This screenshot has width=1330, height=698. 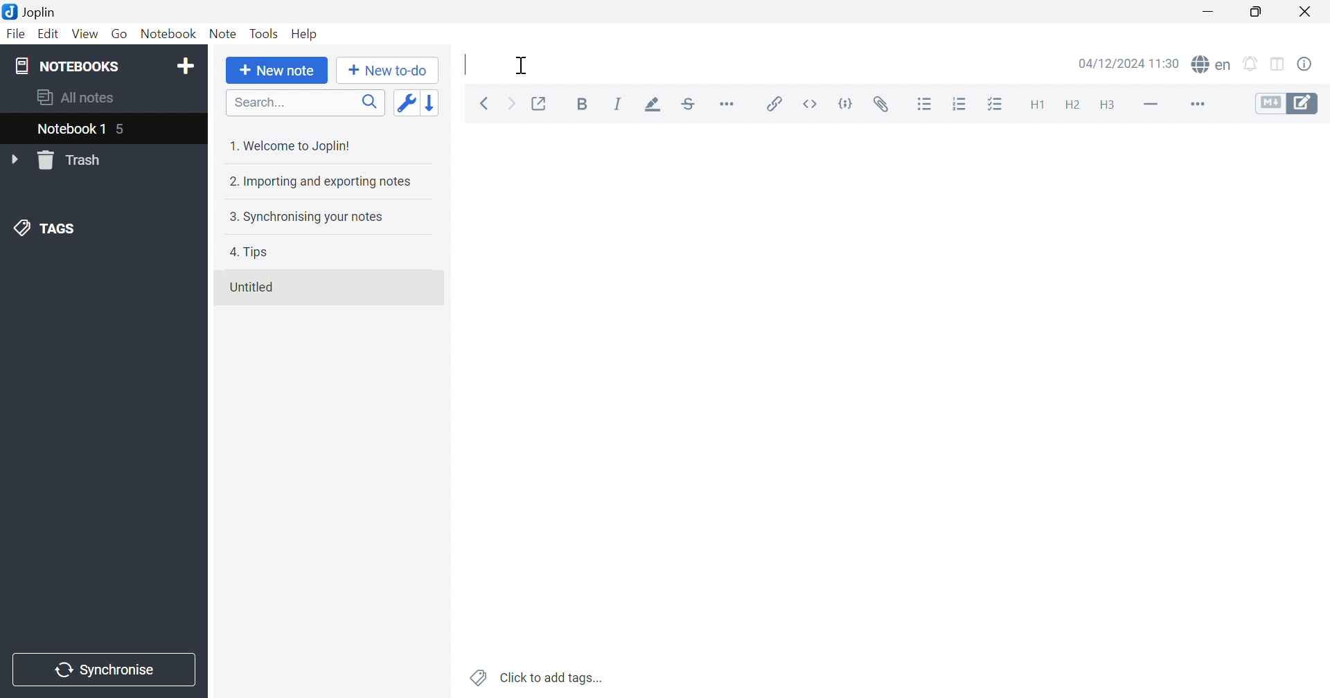 What do you see at coordinates (321, 183) in the screenshot?
I see `2. Importing and exporting notes` at bounding box center [321, 183].